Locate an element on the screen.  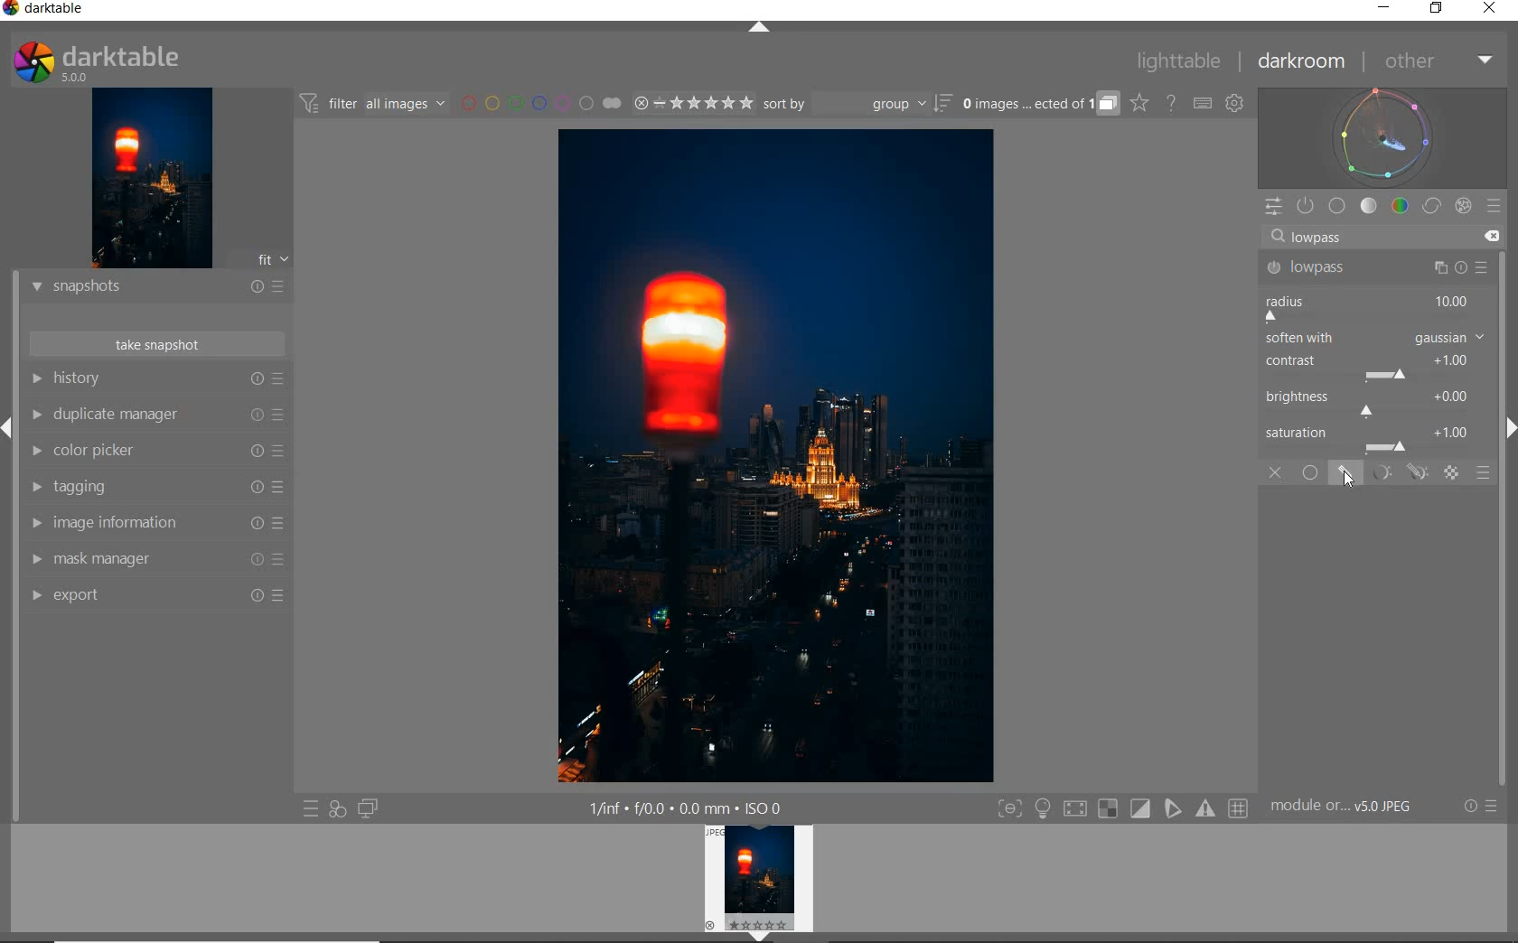
TAGGING is located at coordinates (122, 489).